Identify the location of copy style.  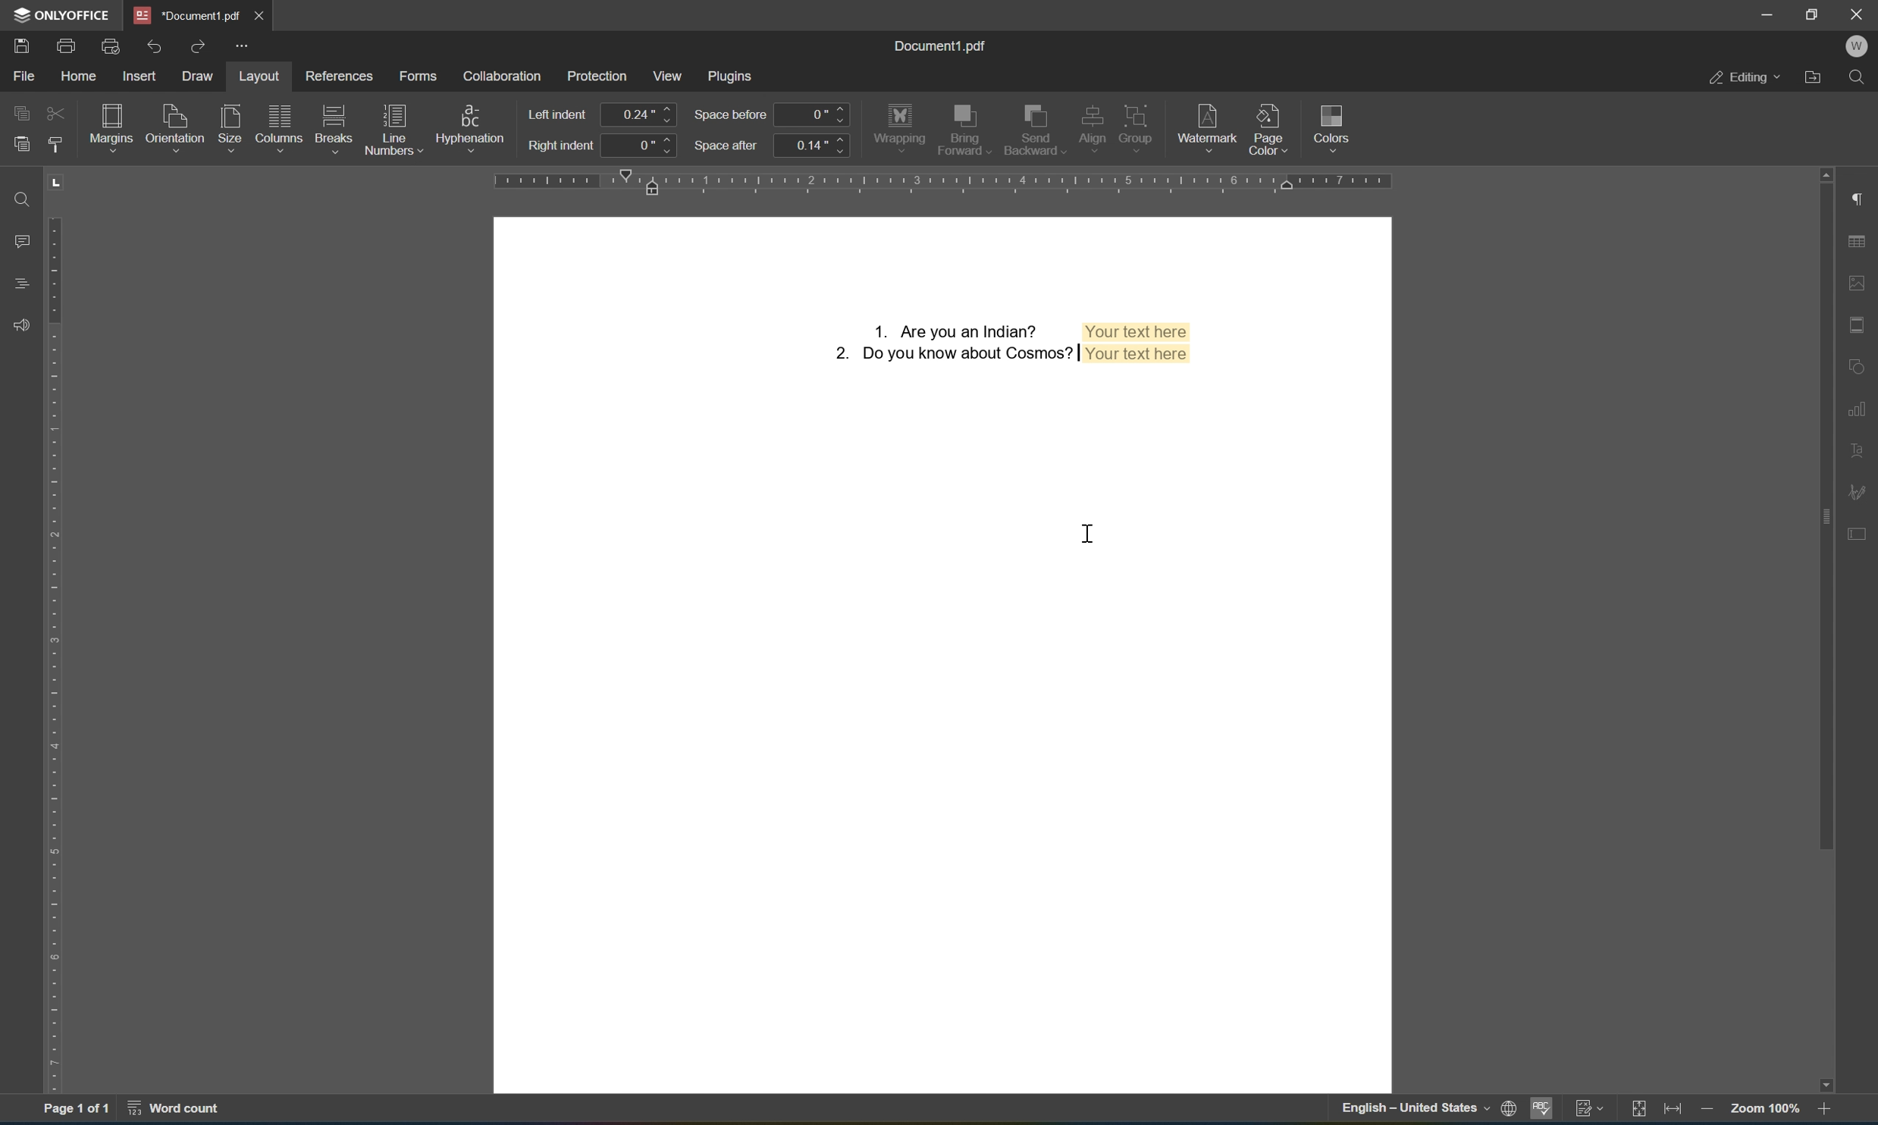
(53, 143).